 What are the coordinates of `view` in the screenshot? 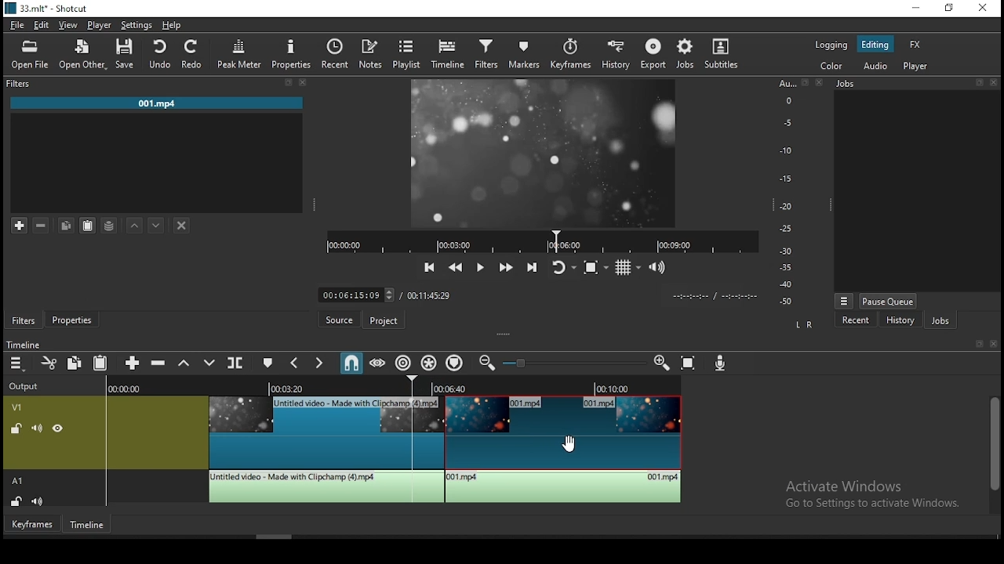 It's located at (71, 24).